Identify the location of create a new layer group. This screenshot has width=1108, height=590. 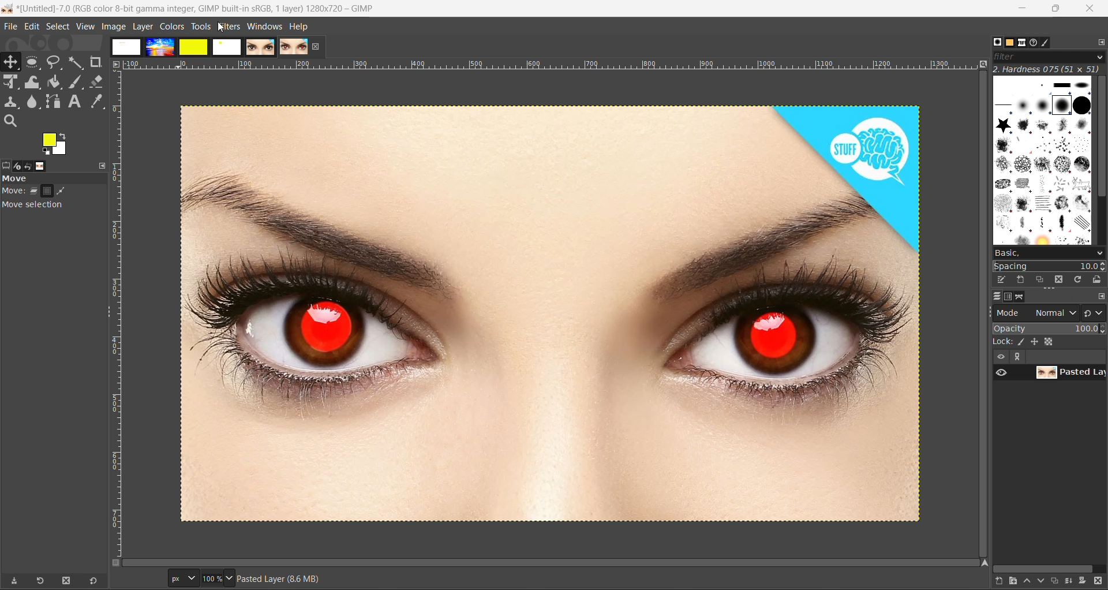
(1008, 582).